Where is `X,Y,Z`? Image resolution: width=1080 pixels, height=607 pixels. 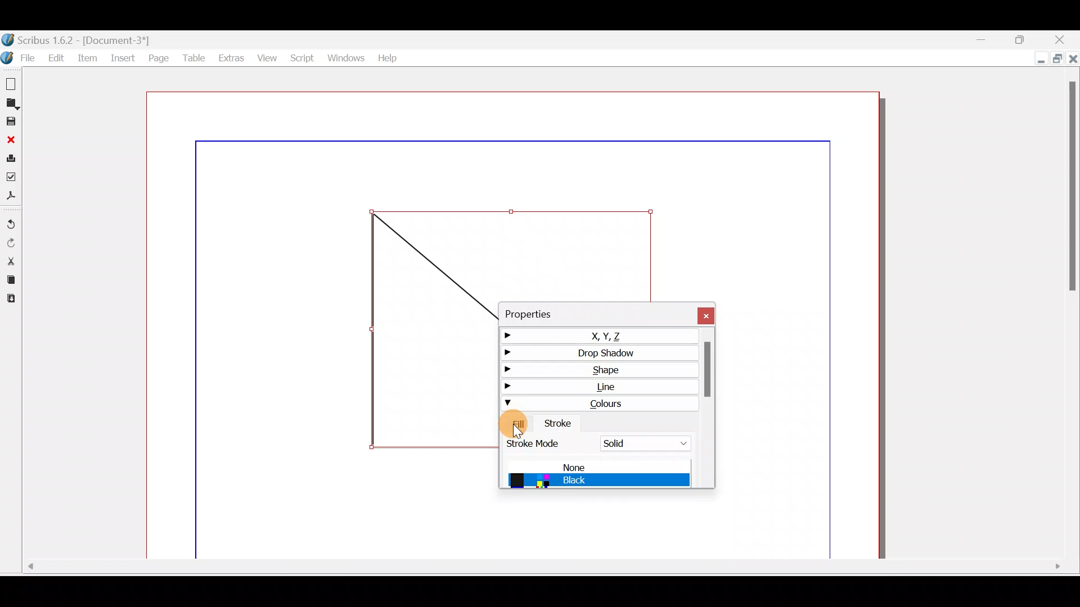 X,Y,Z is located at coordinates (593, 334).